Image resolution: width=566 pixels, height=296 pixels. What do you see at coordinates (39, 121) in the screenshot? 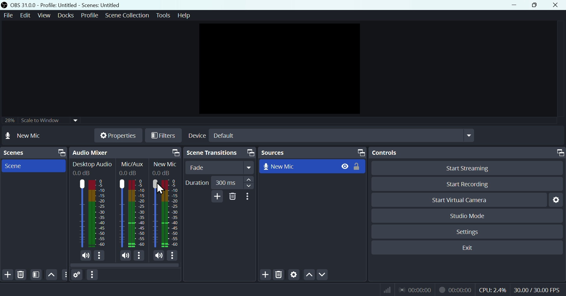
I see `Scale to ` at bounding box center [39, 121].